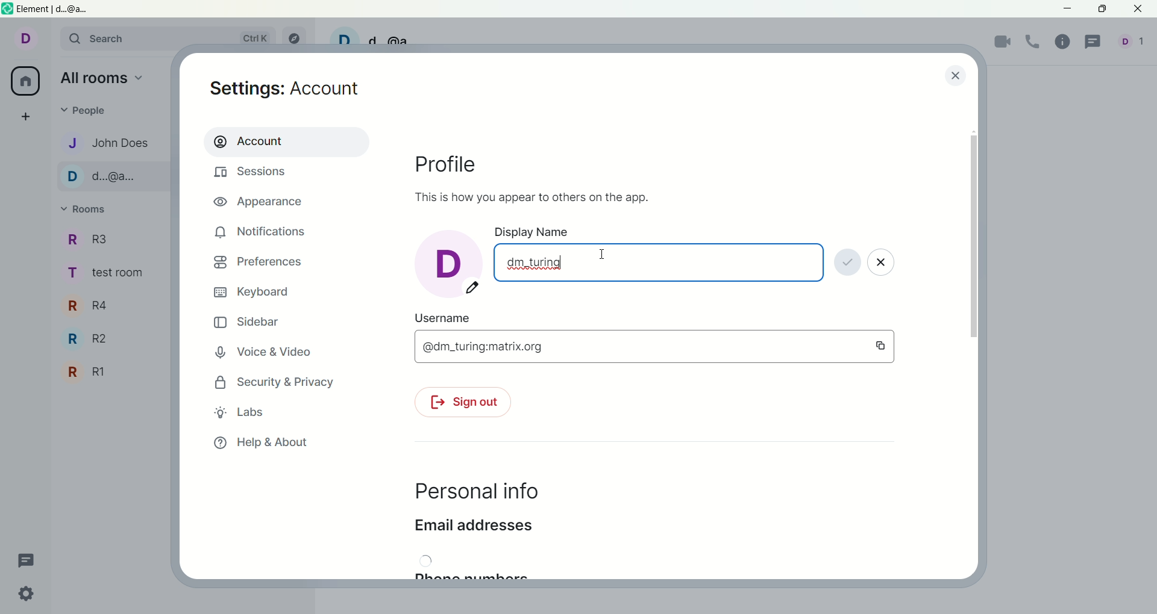 The width and height of the screenshot is (1157, 614). I want to click on TEST ROOM, so click(111, 276).